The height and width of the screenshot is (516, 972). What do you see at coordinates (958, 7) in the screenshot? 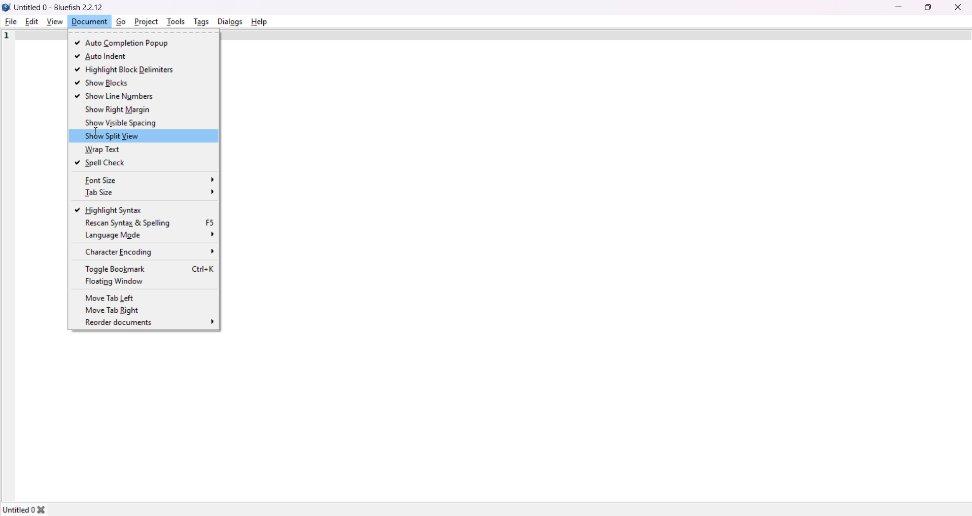
I see `close` at bounding box center [958, 7].